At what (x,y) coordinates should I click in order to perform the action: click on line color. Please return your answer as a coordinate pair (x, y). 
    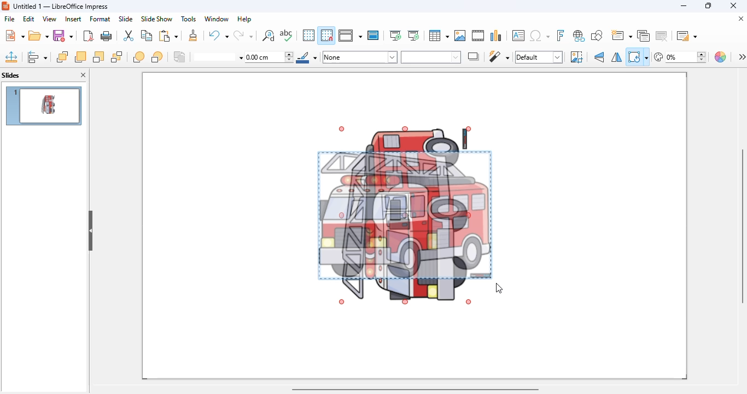
    Looking at the image, I should click on (307, 57).